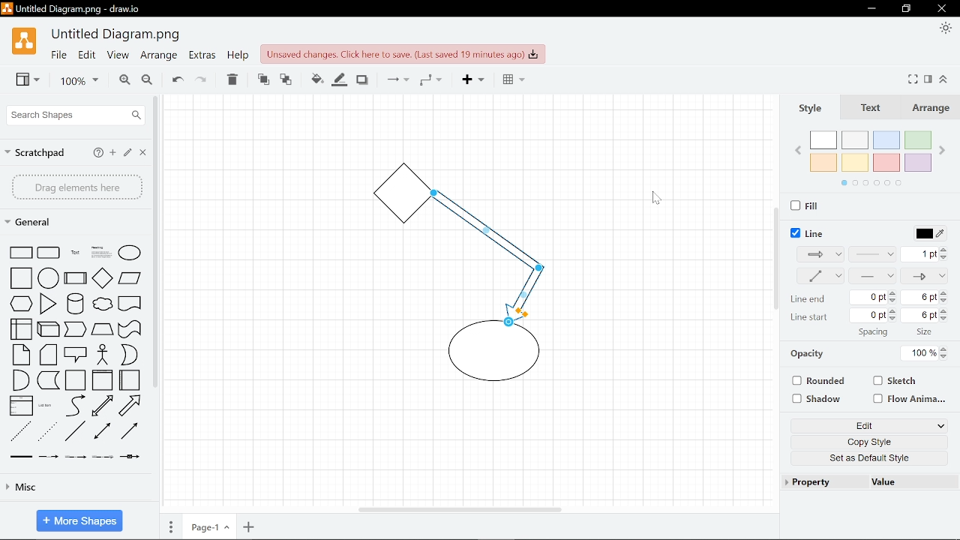 This screenshot has width=960, height=540. I want to click on shape, so click(47, 406).